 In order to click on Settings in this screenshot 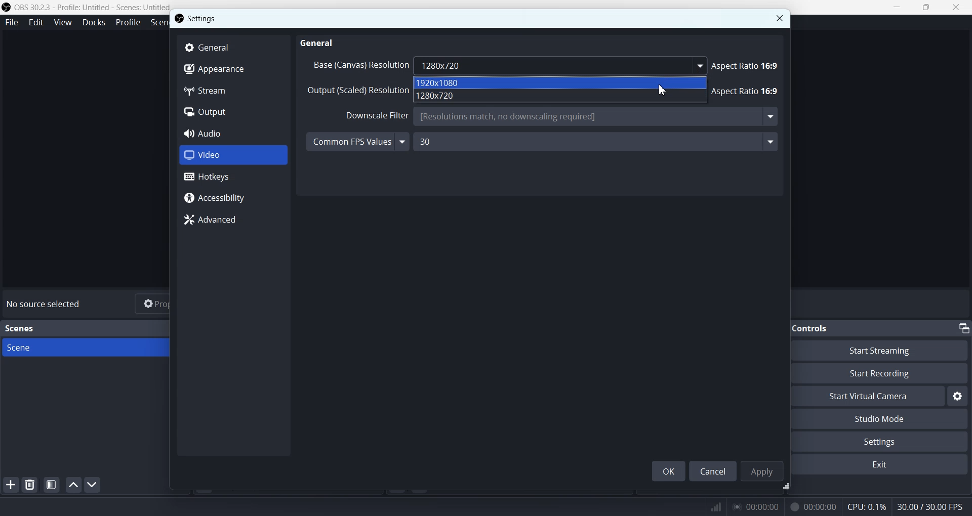, I will do `click(885, 441)`.